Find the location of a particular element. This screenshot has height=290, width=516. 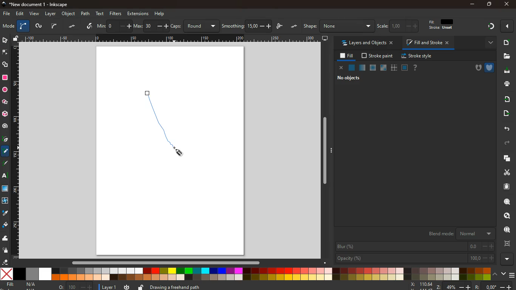

dots is located at coordinates (295, 26).